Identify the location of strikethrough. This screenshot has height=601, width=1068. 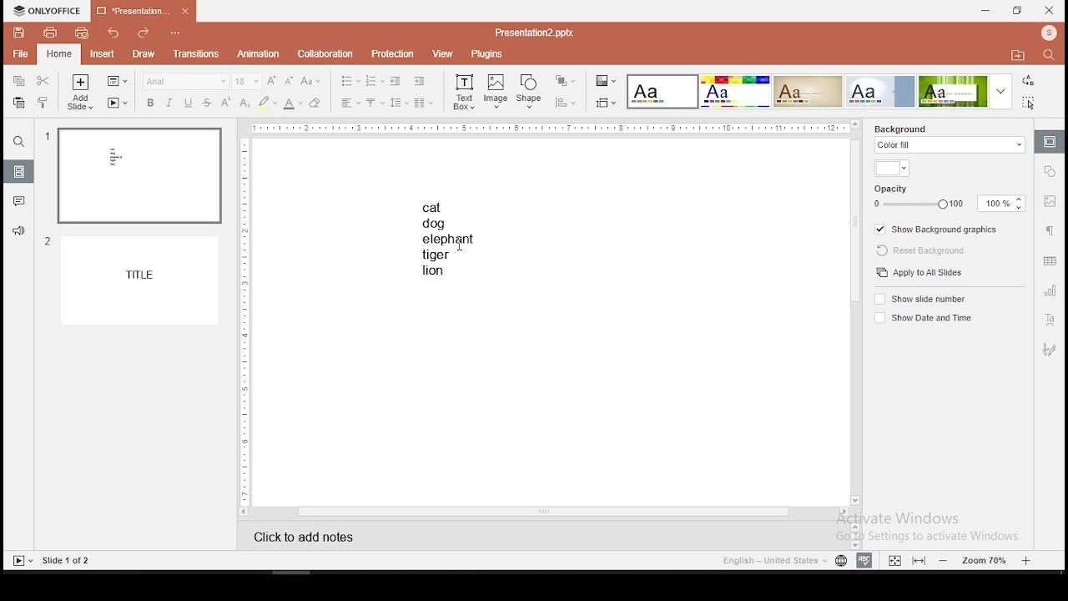
(207, 102).